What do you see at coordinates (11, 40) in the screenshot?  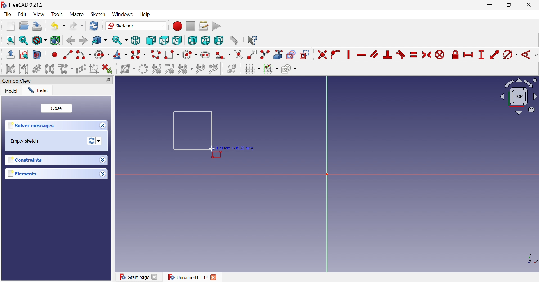 I see `Fit all` at bounding box center [11, 40].